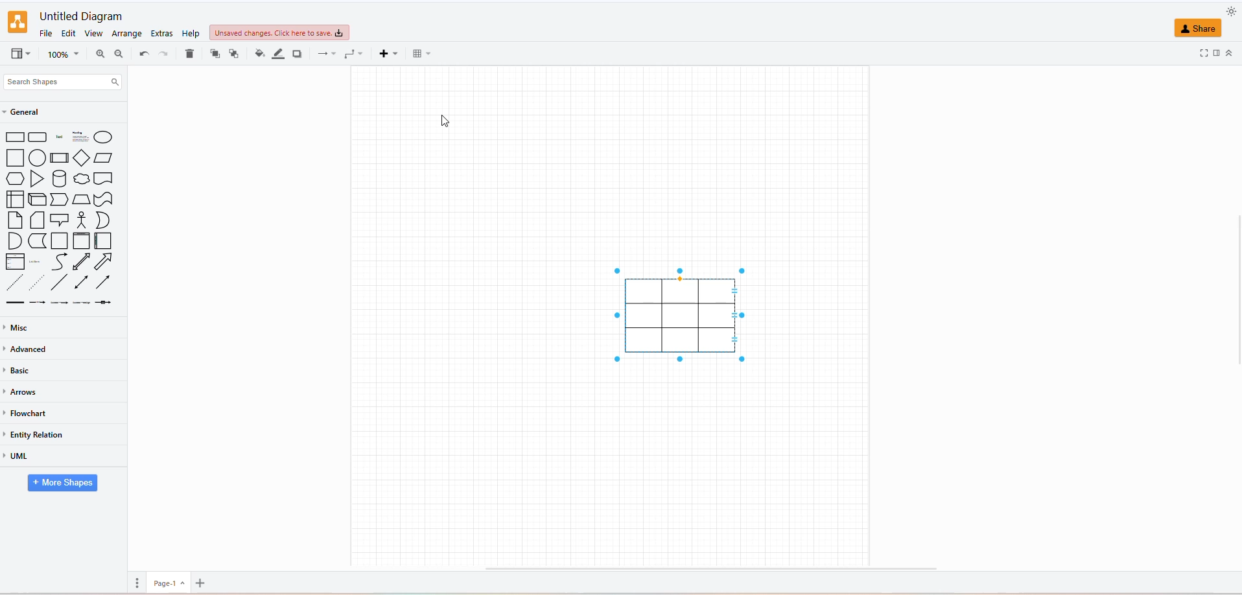 This screenshot has height=595, width=1242. I want to click on cursor, so click(449, 123).